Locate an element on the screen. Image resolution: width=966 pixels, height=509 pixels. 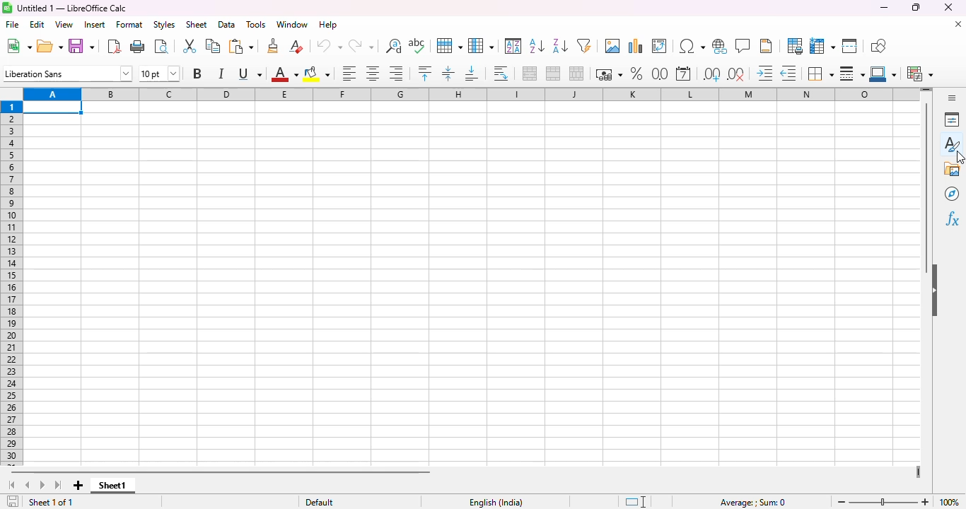
sheet 1 of 1 is located at coordinates (52, 502).